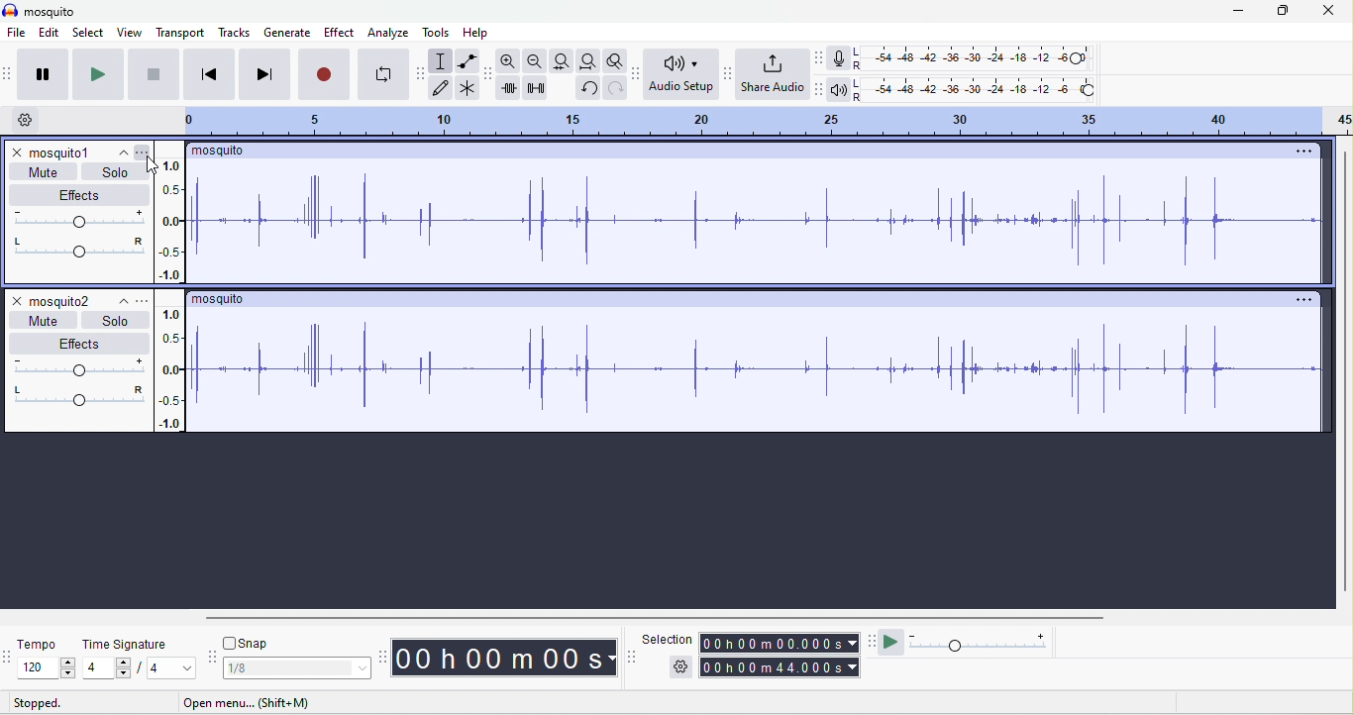  I want to click on fit to track width, so click(562, 60).